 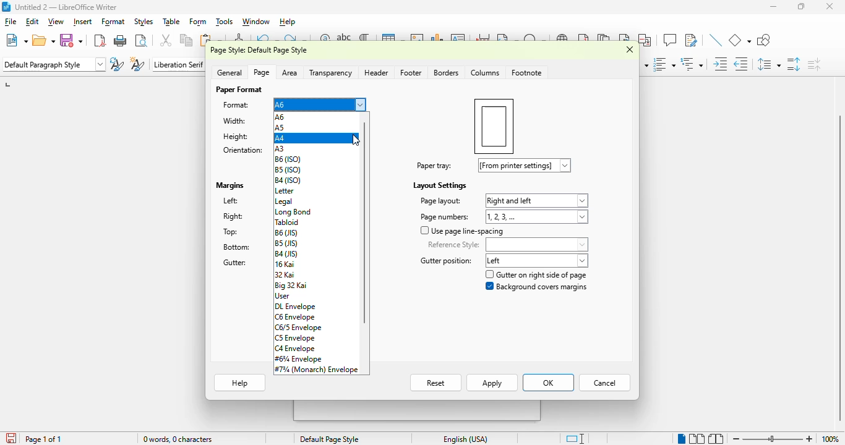 I want to click on reset, so click(x=436, y=383).